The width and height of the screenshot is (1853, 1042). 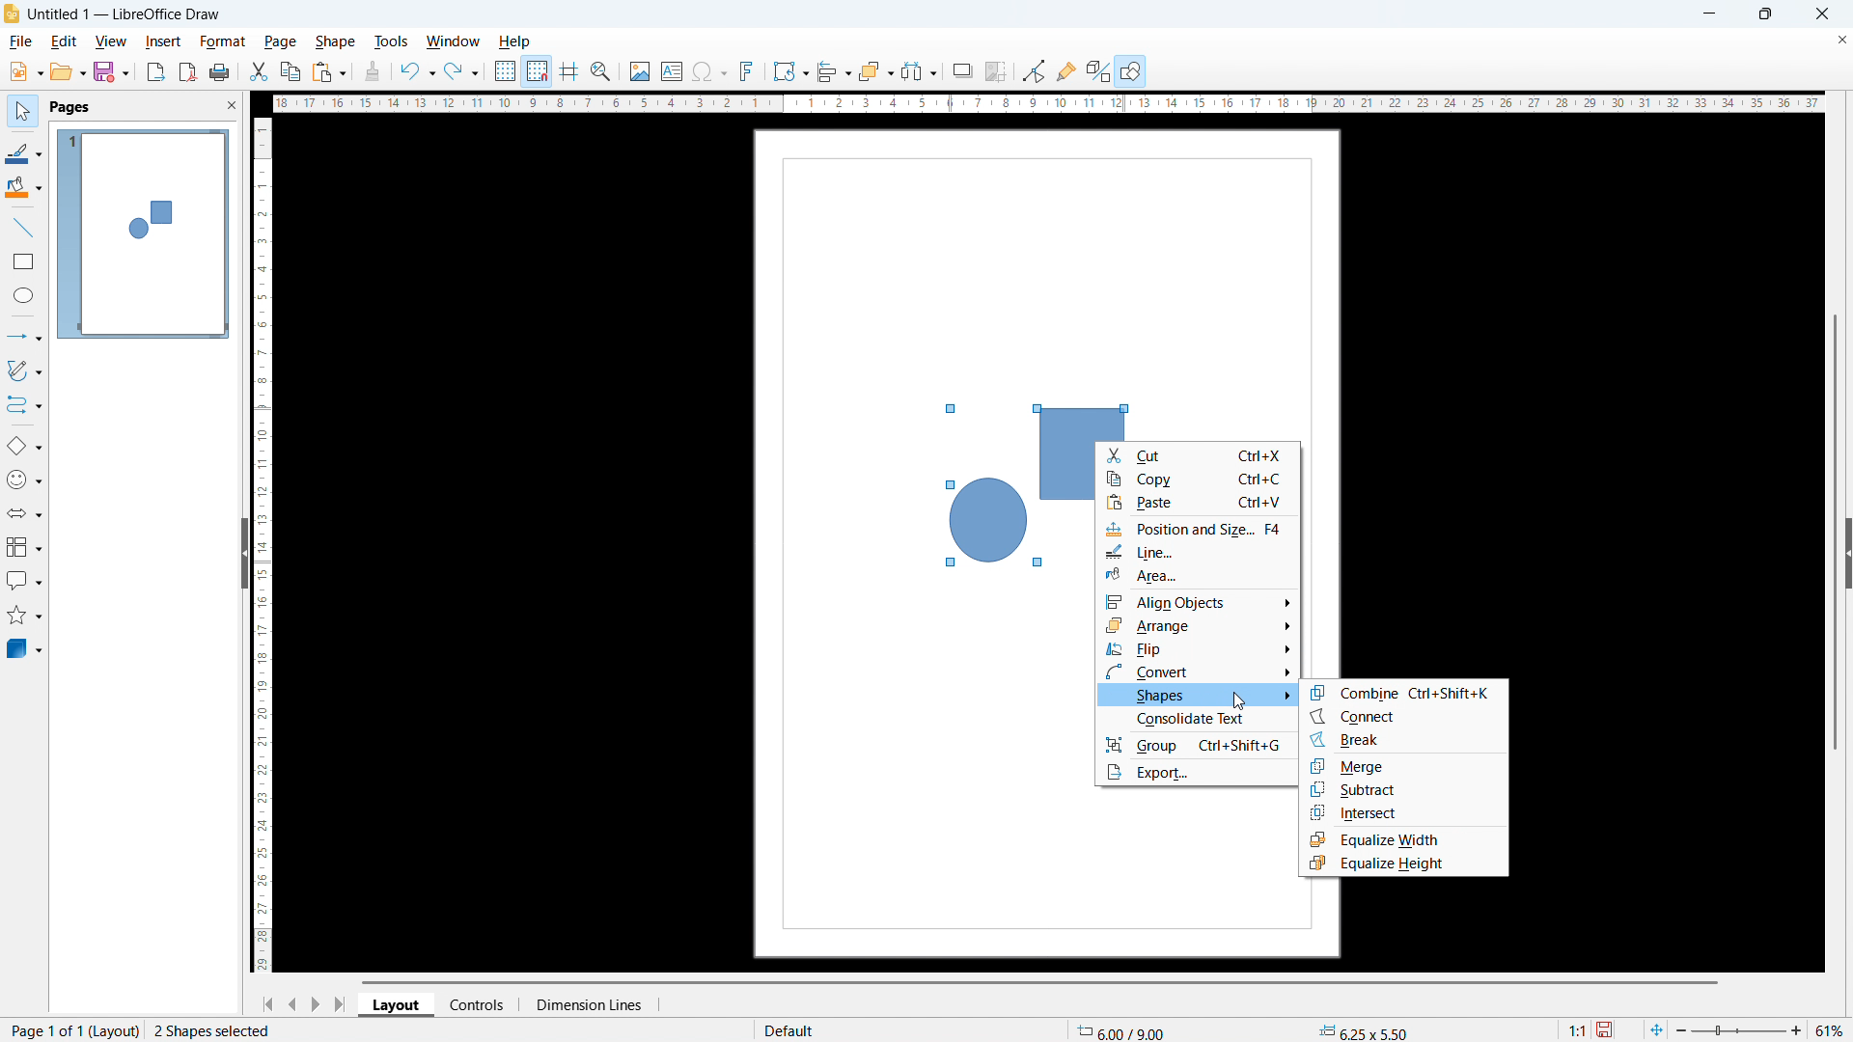 What do you see at coordinates (1768, 14) in the screenshot?
I see `maximize` at bounding box center [1768, 14].